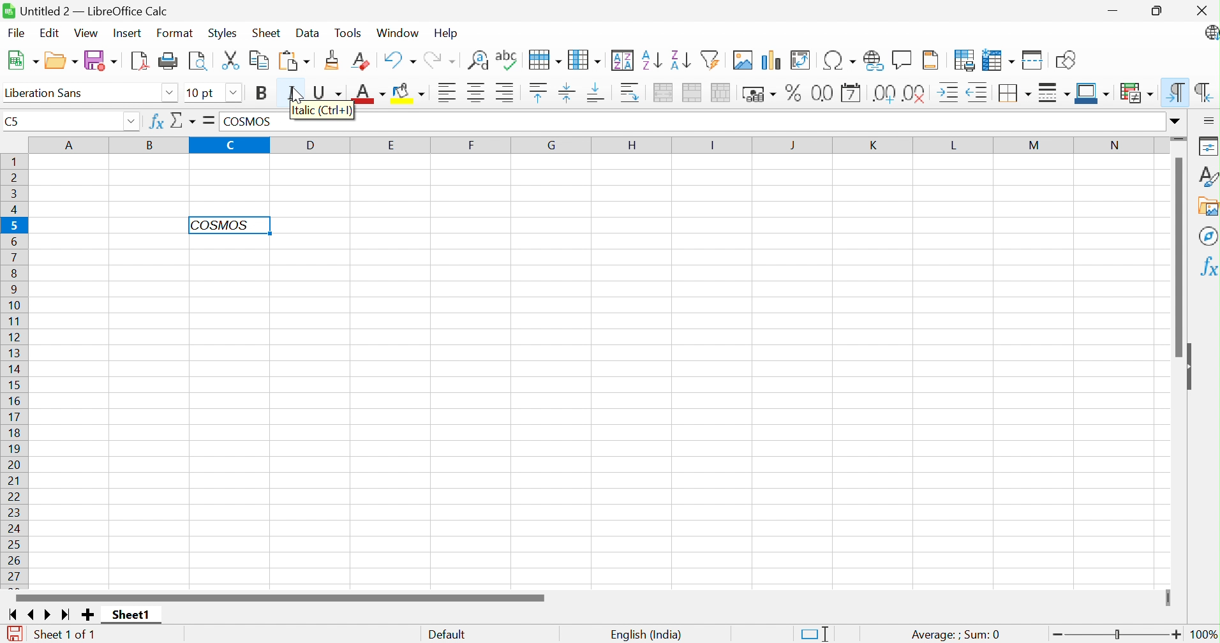 Image resolution: width=1220 pixels, height=643 pixels. What do you see at coordinates (207, 121) in the screenshot?
I see `Formula` at bounding box center [207, 121].